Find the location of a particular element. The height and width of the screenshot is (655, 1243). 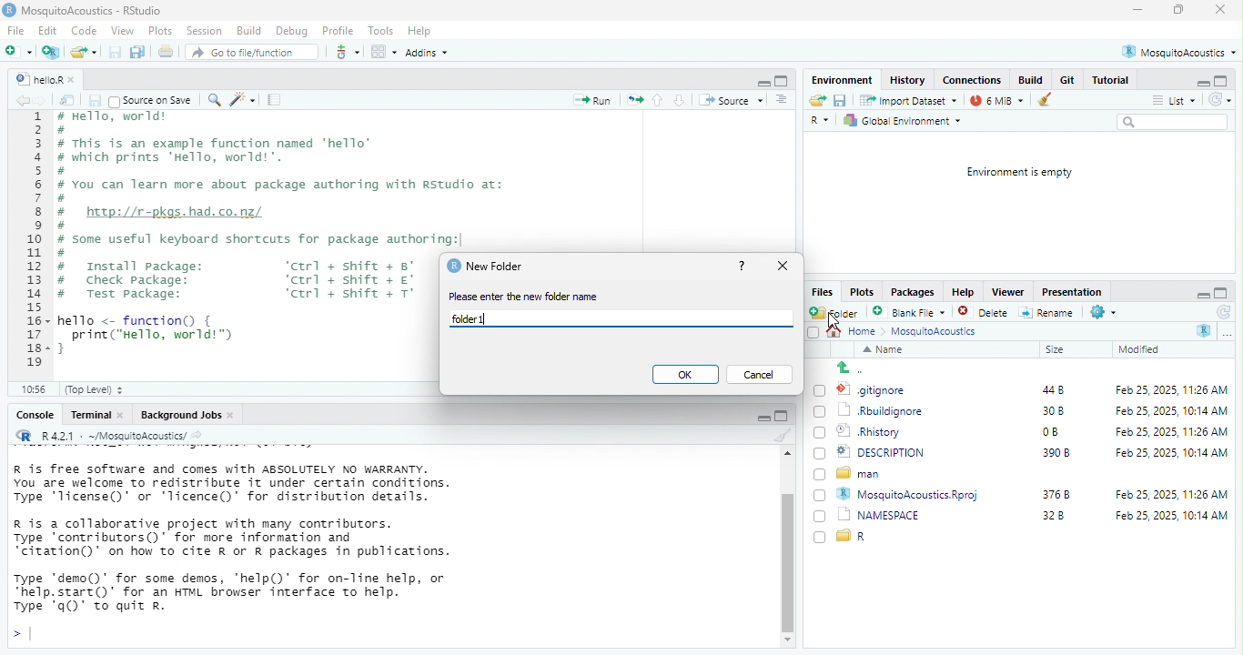

 Environment is located at coordinates (843, 79).